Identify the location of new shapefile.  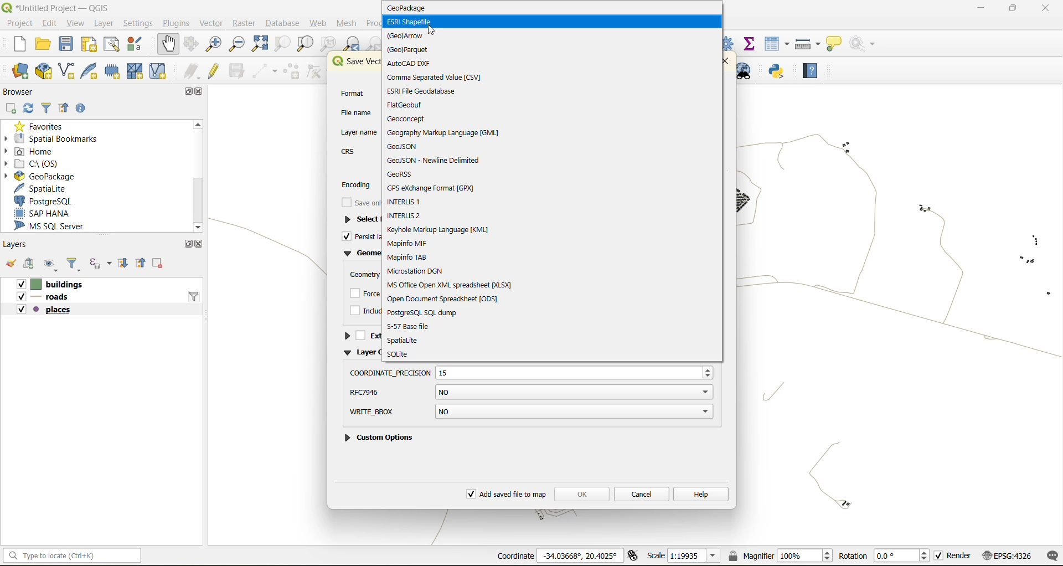
(67, 70).